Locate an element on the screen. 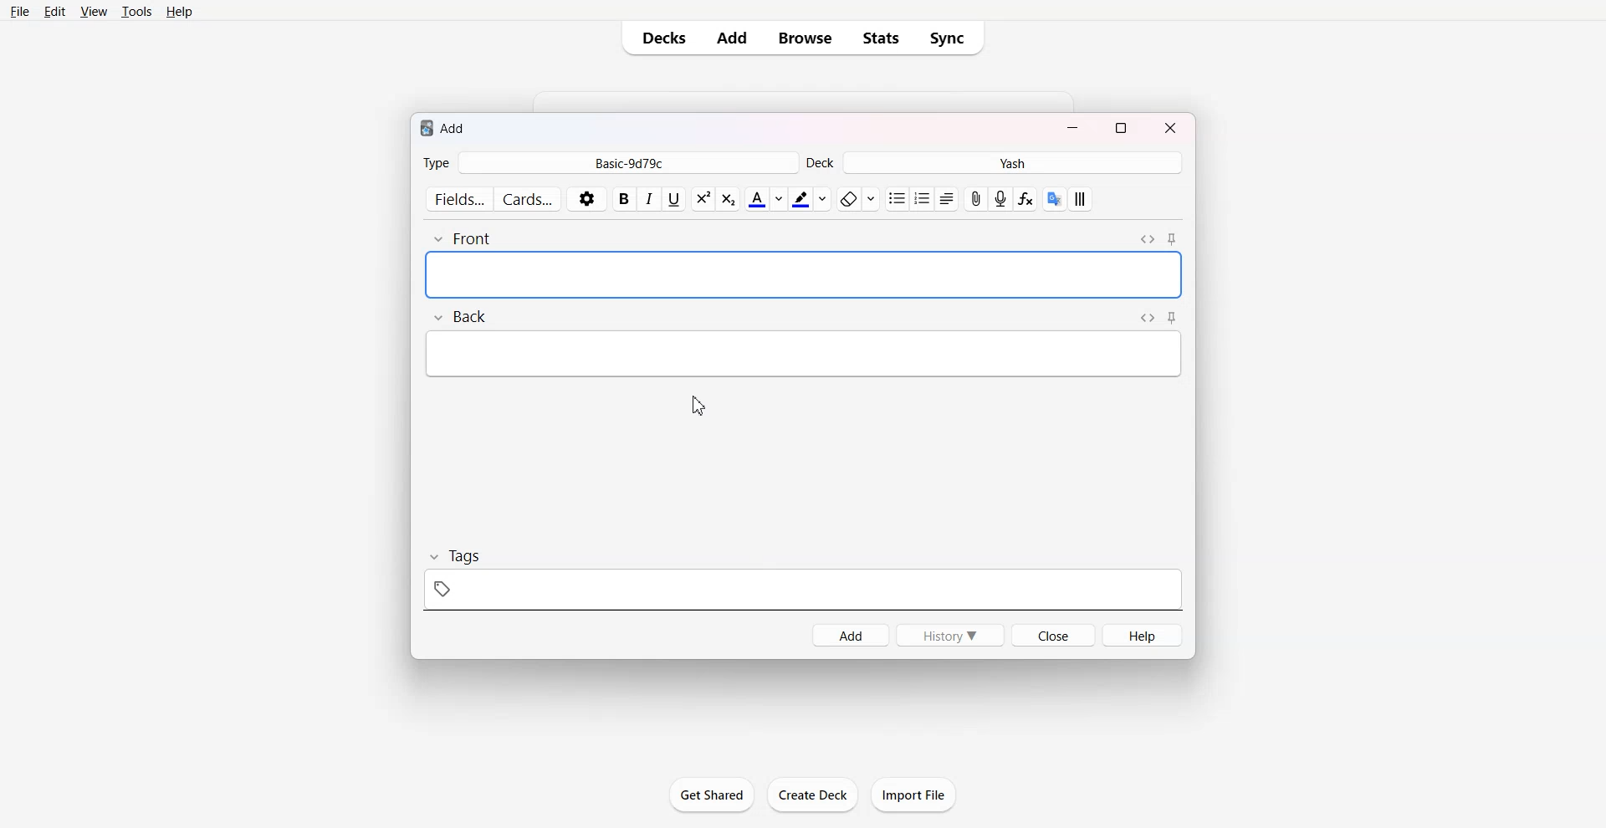  Add is located at coordinates (849, 636).